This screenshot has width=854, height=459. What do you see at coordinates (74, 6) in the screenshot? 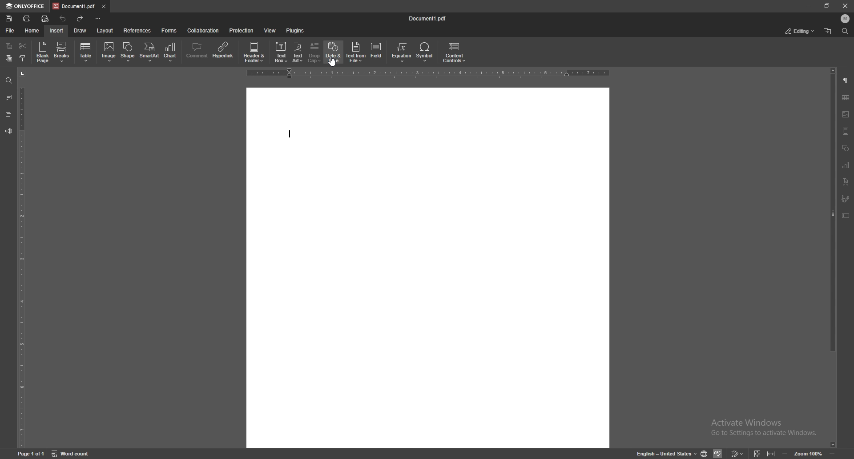
I see `tab` at bounding box center [74, 6].